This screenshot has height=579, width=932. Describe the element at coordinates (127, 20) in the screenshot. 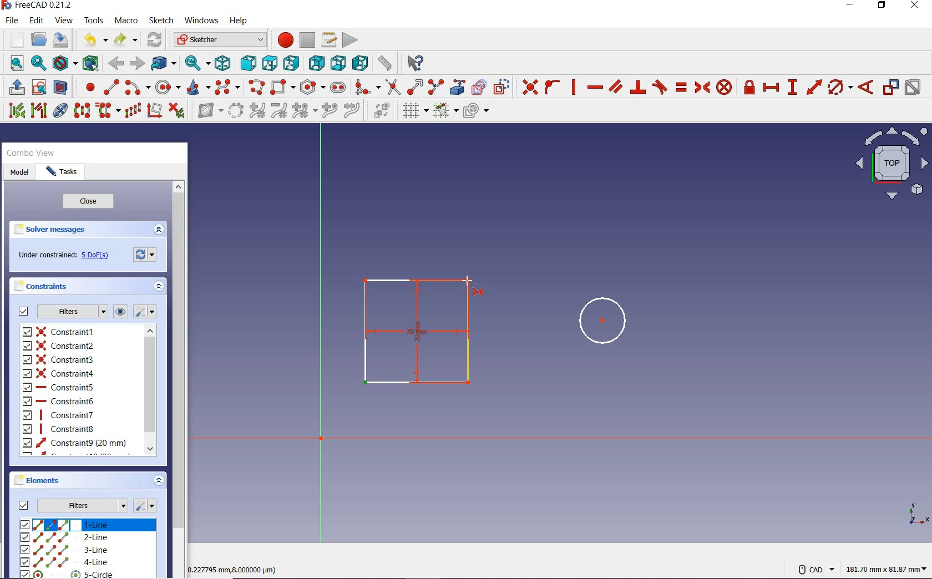

I see `macro` at that location.